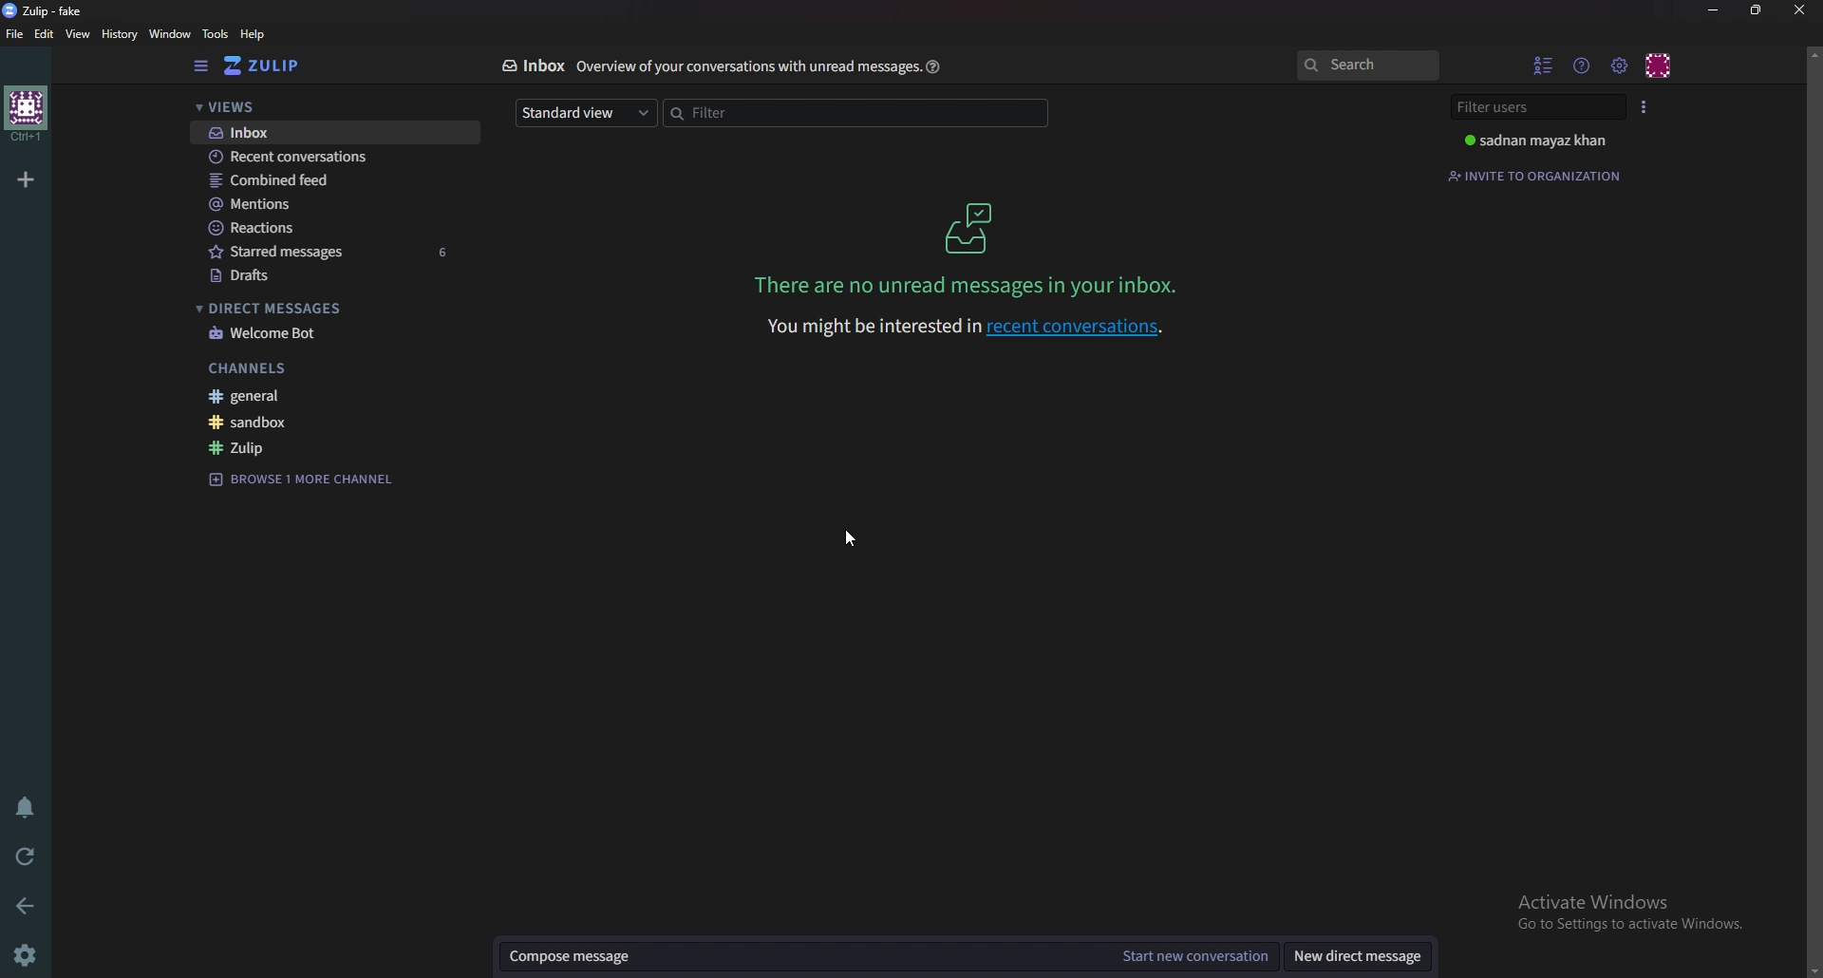 The height and width of the screenshot is (978, 1823). I want to click on New direct message, so click(1358, 959).